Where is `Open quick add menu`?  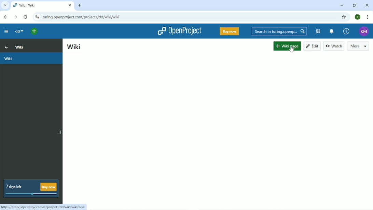 Open quick add menu is located at coordinates (34, 32).